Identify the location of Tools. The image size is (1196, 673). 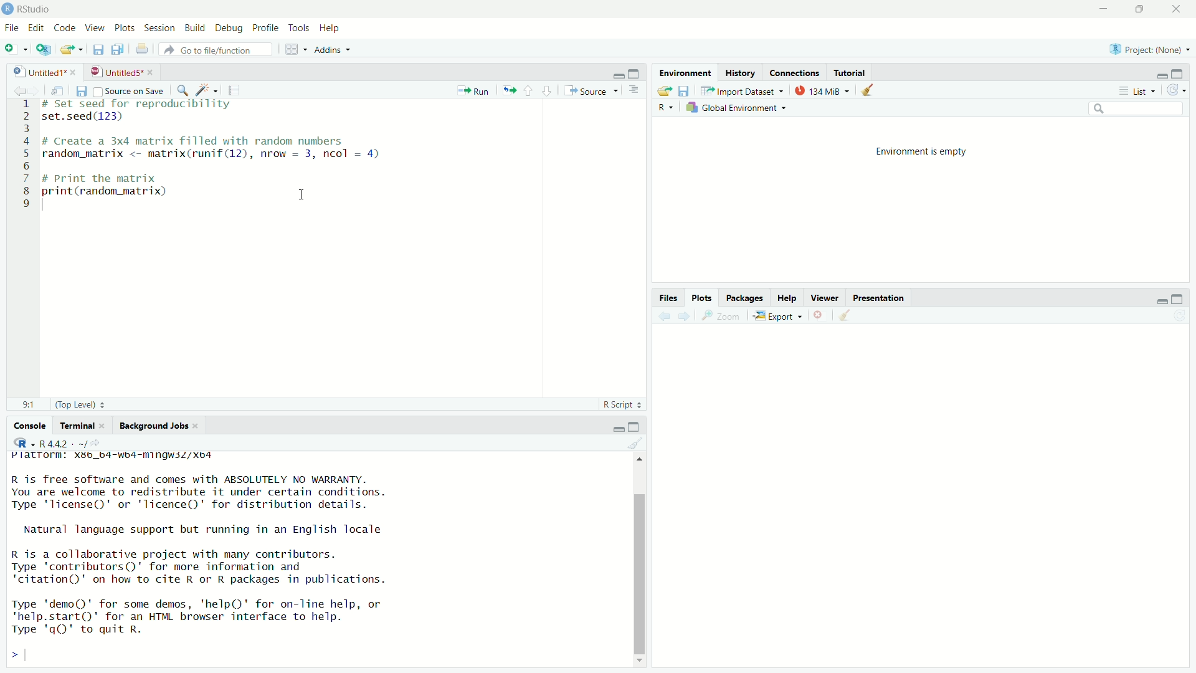
(298, 27).